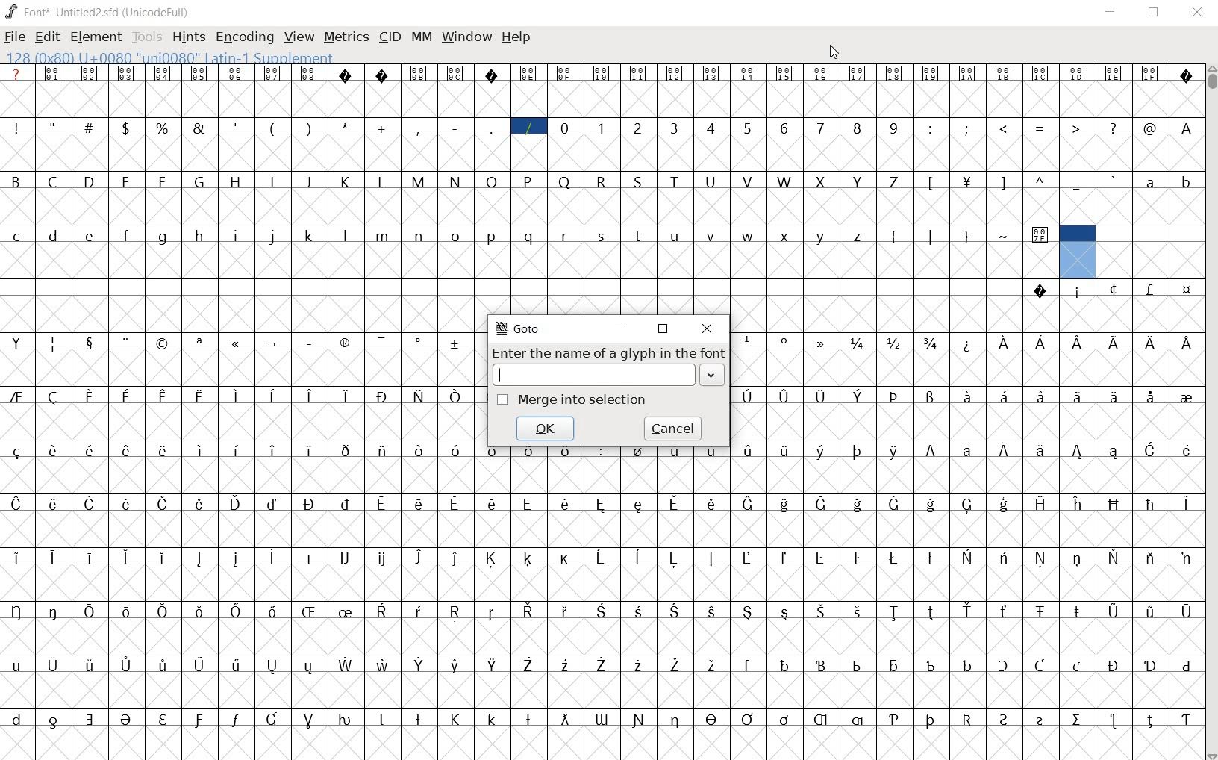 This screenshot has height=760, width=1218. Describe the element at coordinates (275, 342) in the screenshot. I see `Symbol` at that location.